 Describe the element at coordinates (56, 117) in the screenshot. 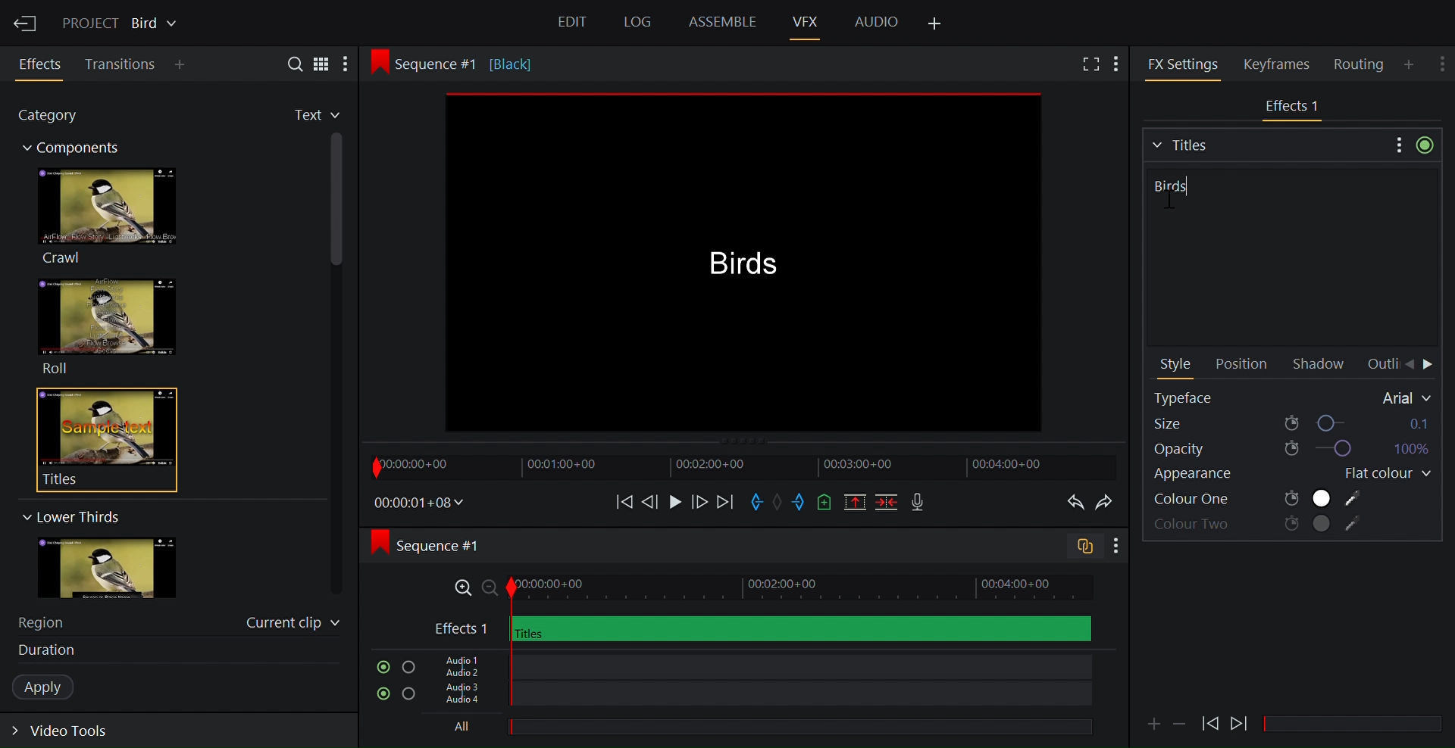

I see `Category` at that location.